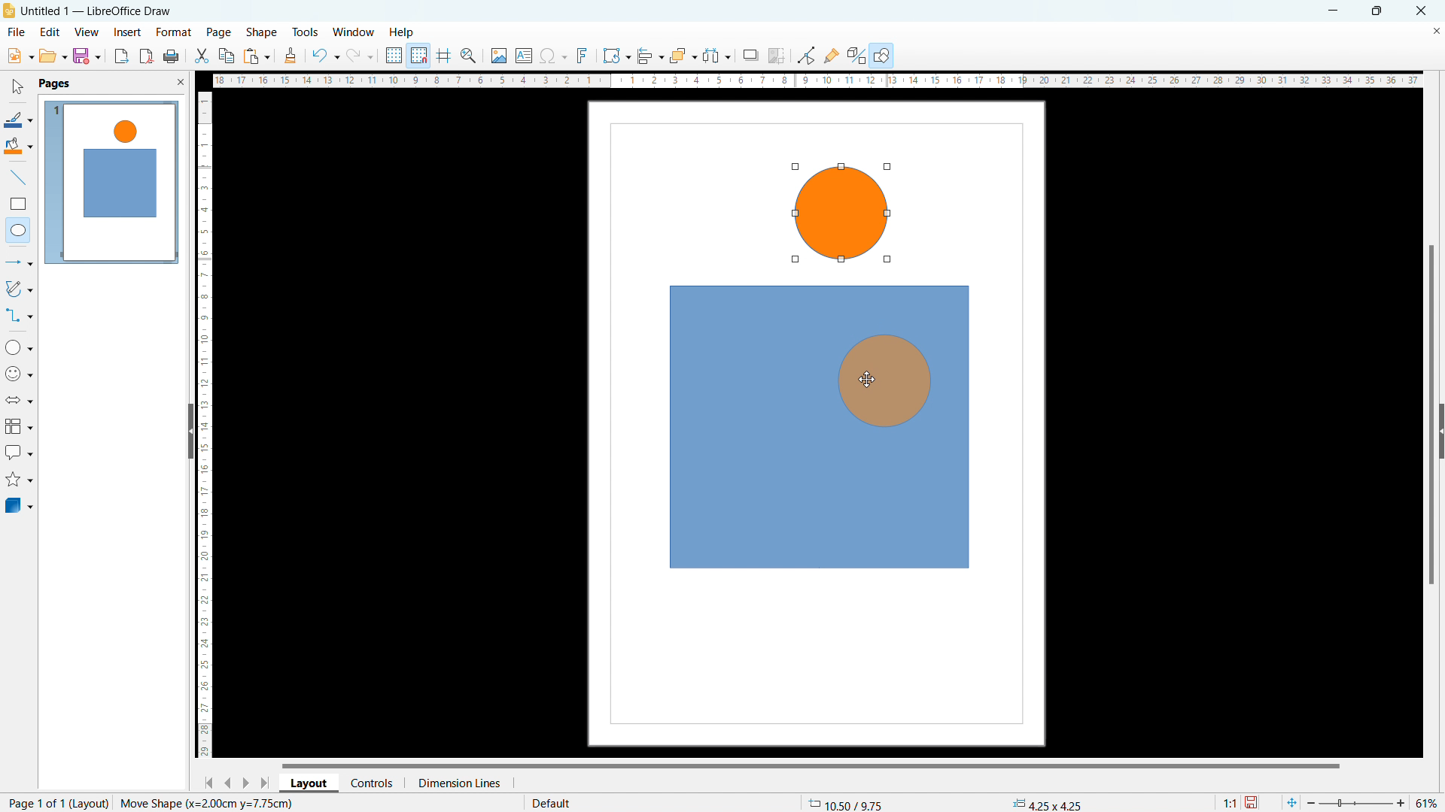  Describe the element at coordinates (403, 33) in the screenshot. I see `help` at that location.